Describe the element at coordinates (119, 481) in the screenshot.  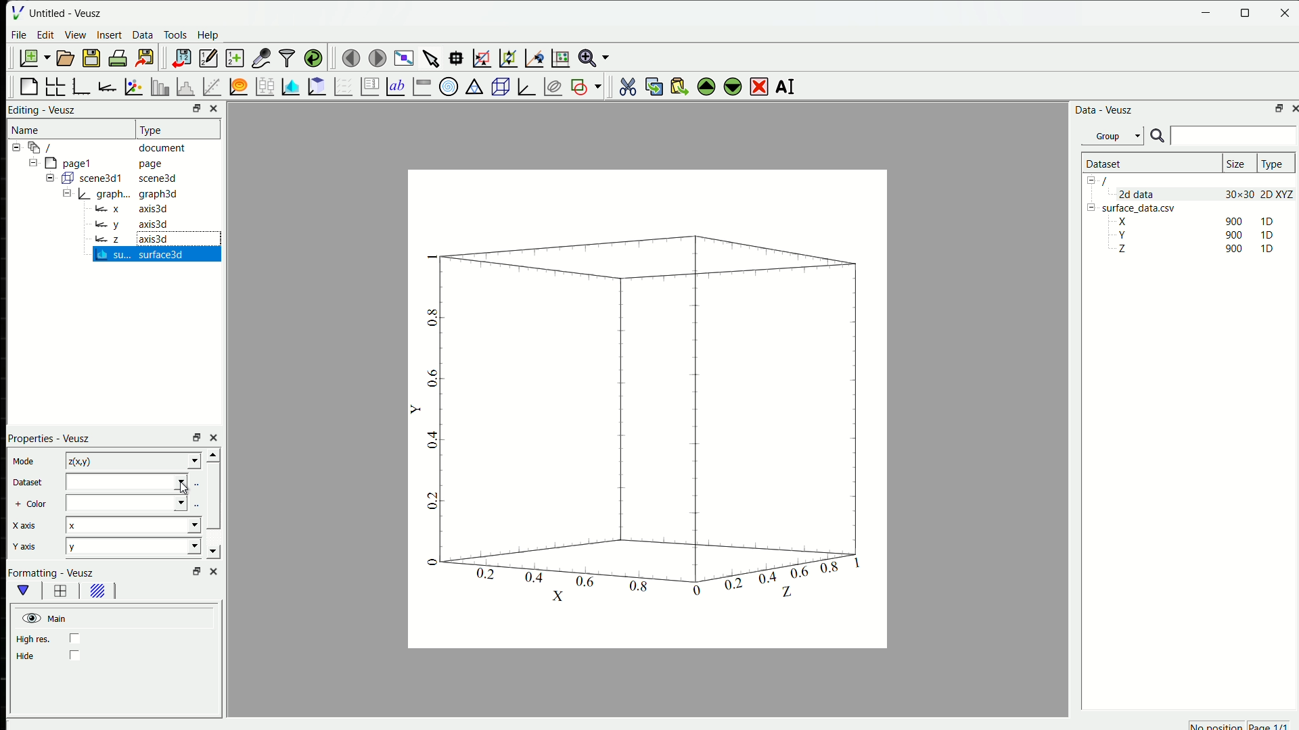
I see `dataset` at that location.